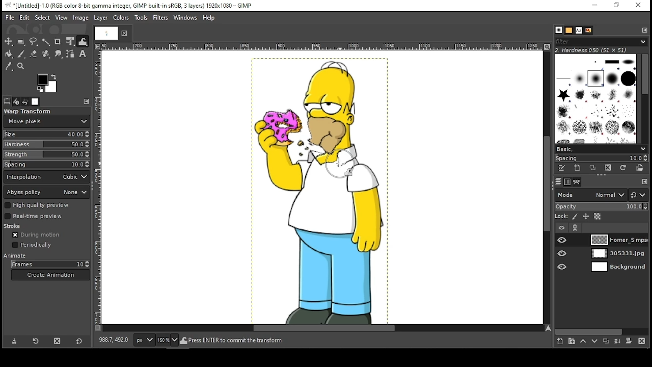  I want to click on scroll bar, so click(324, 328).